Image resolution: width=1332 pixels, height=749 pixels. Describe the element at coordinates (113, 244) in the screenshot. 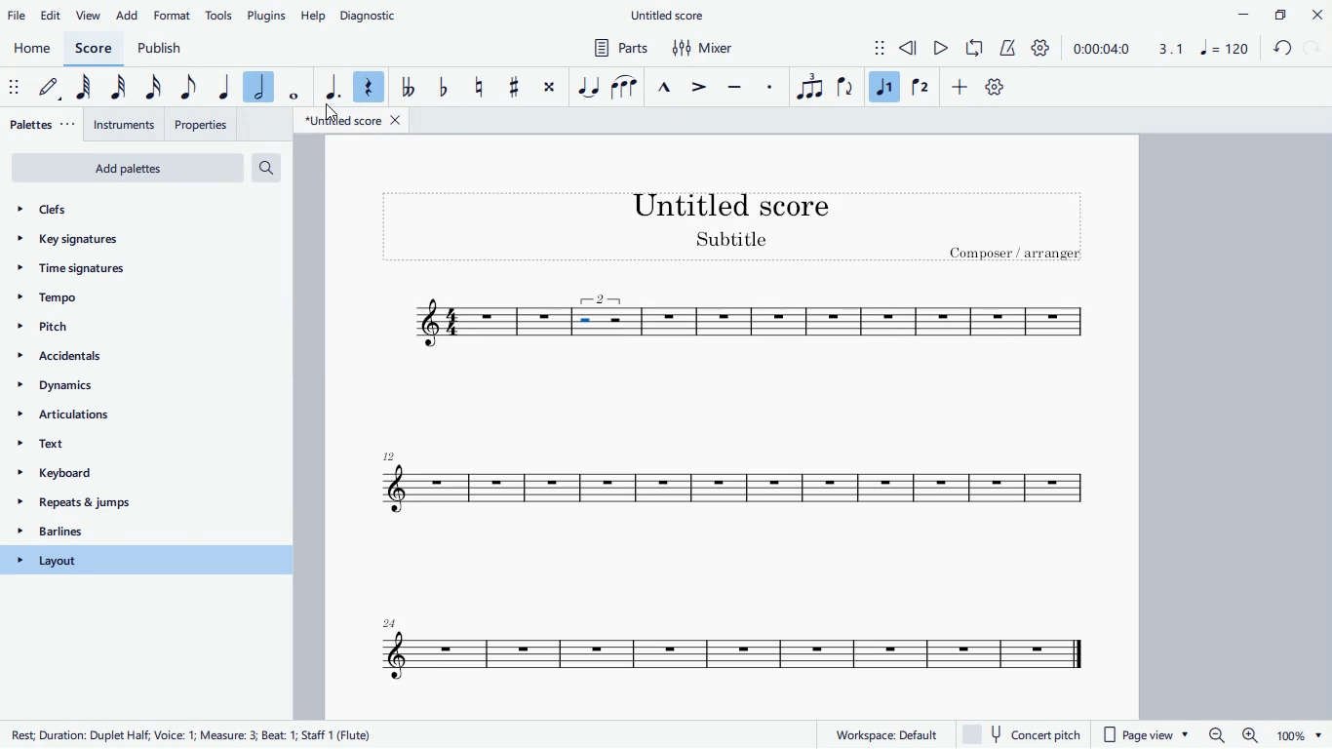

I see `key signatures` at that location.